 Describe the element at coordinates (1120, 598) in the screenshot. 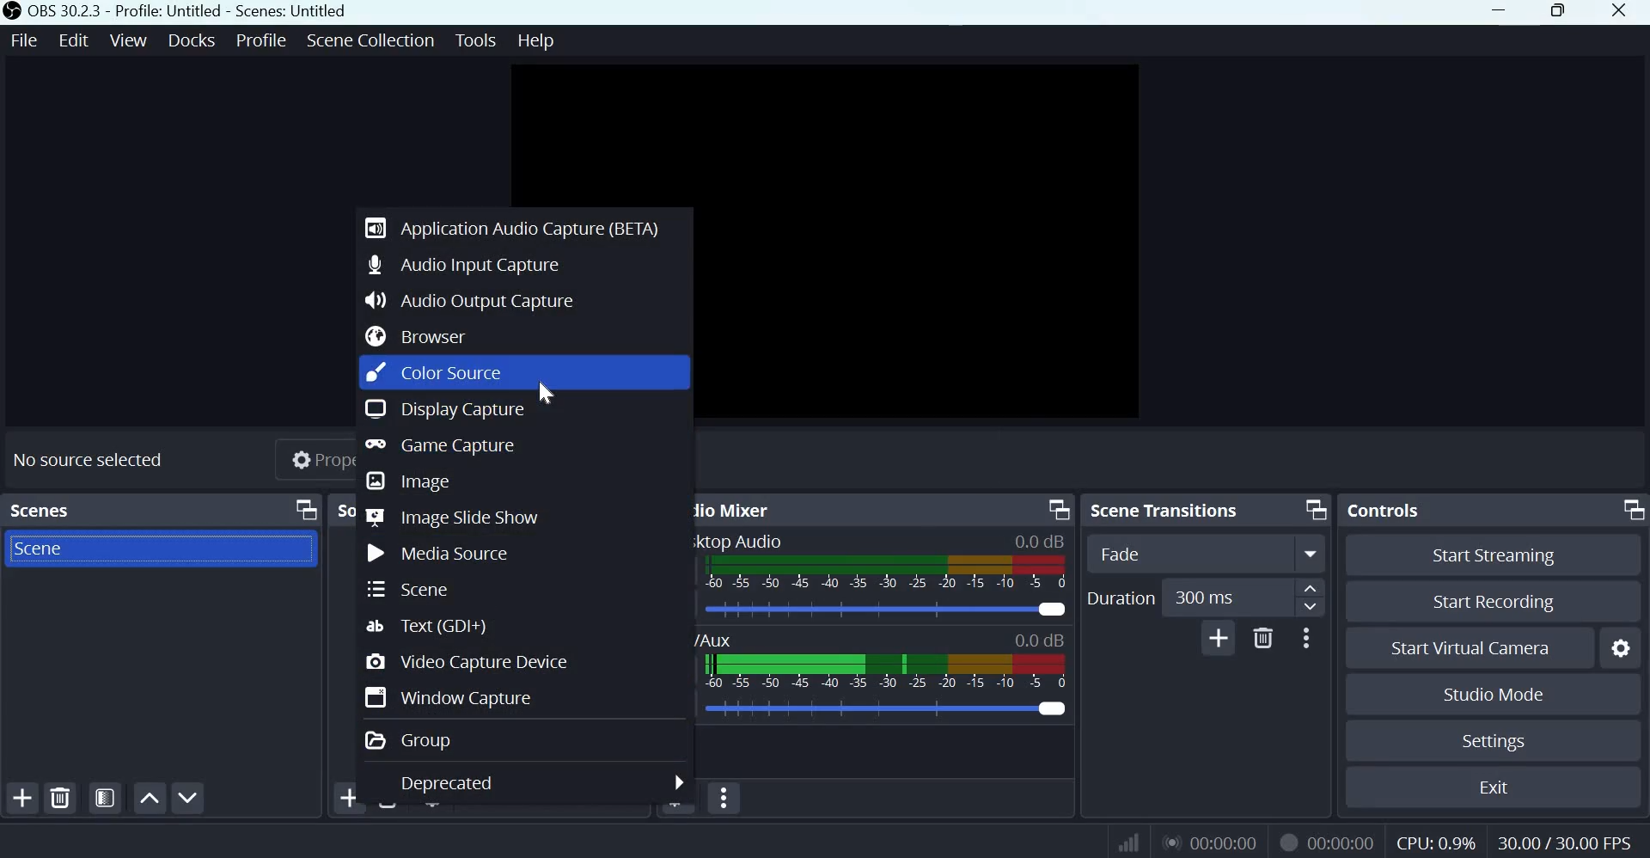

I see `Duration` at that location.